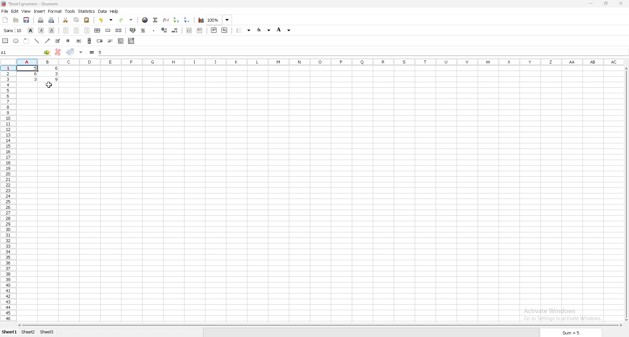 This screenshot has width=629, height=337. Describe the element at coordinates (621, 3) in the screenshot. I see `close` at that location.